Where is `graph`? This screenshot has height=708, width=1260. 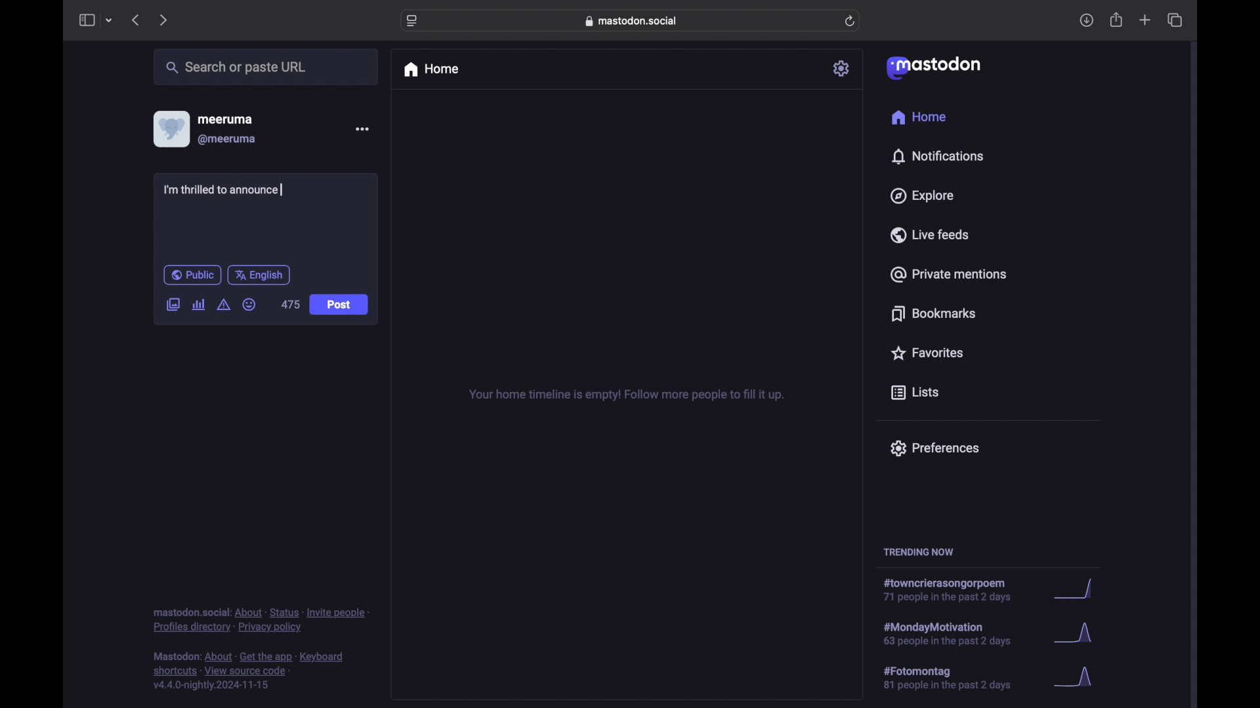 graph is located at coordinates (1078, 678).